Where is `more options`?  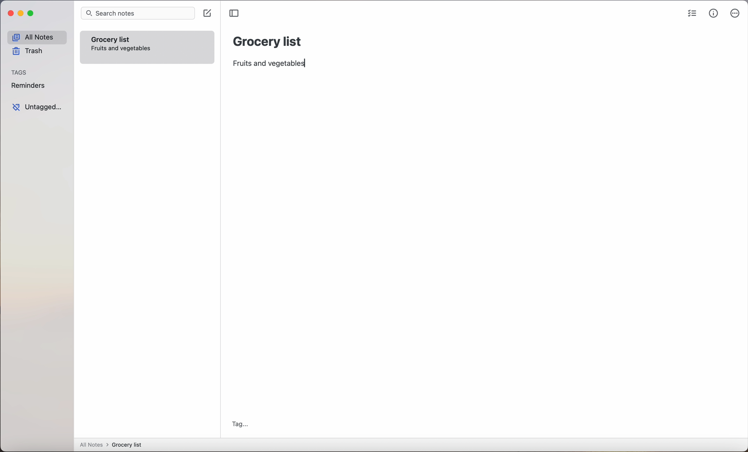
more options is located at coordinates (735, 15).